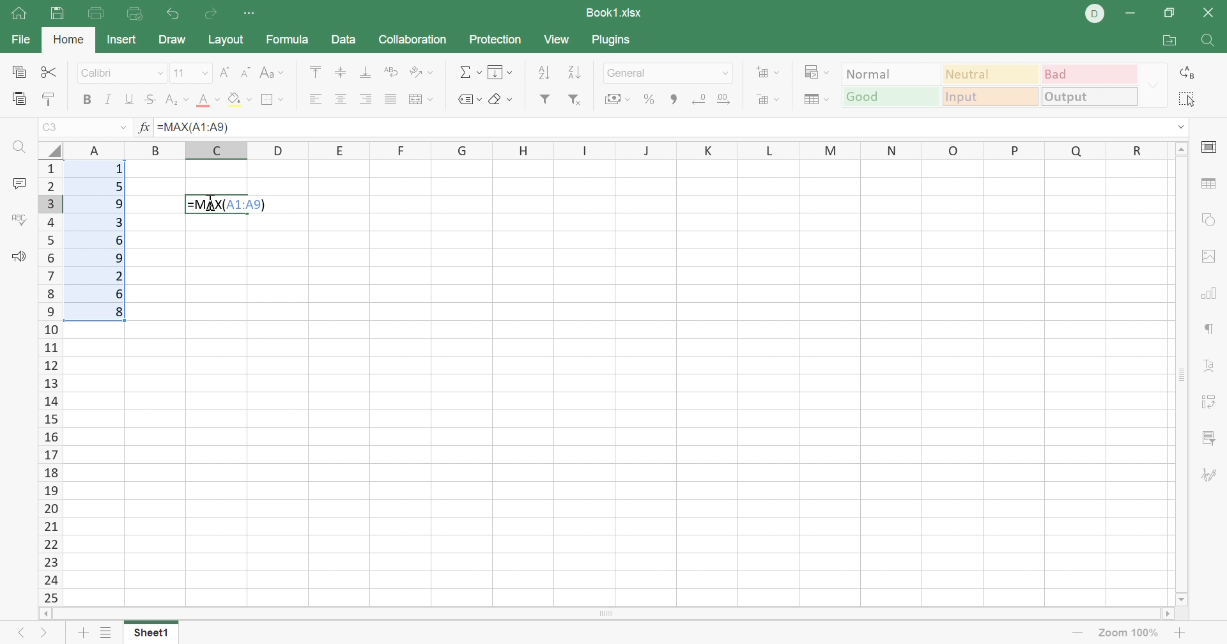 The width and height of the screenshot is (1227, 644). I want to click on Change case, so click(273, 75).